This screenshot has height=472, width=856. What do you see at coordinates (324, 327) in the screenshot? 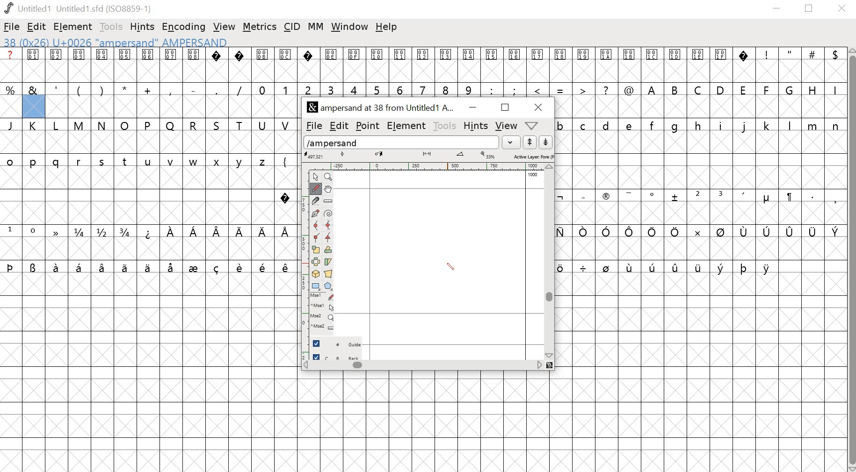
I see `^Mse2` at bounding box center [324, 327].